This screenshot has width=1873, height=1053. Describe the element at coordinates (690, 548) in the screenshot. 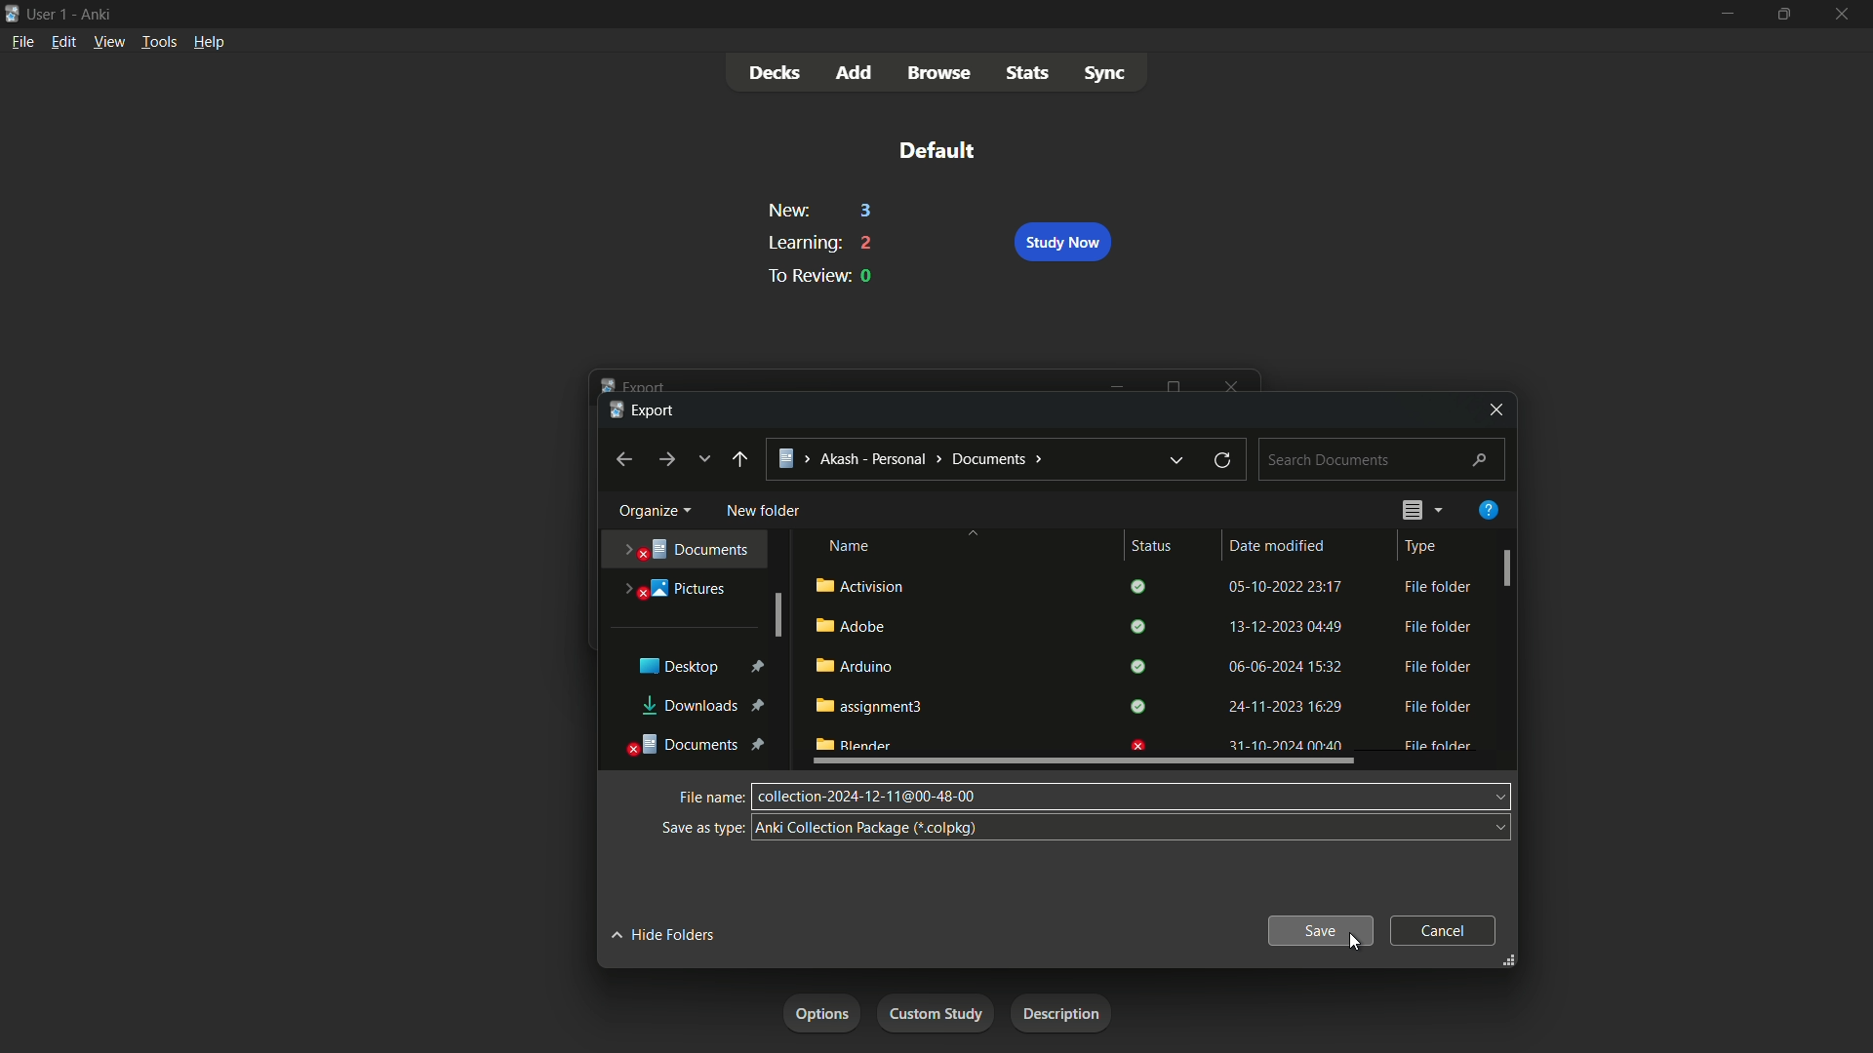

I see `documents` at that location.